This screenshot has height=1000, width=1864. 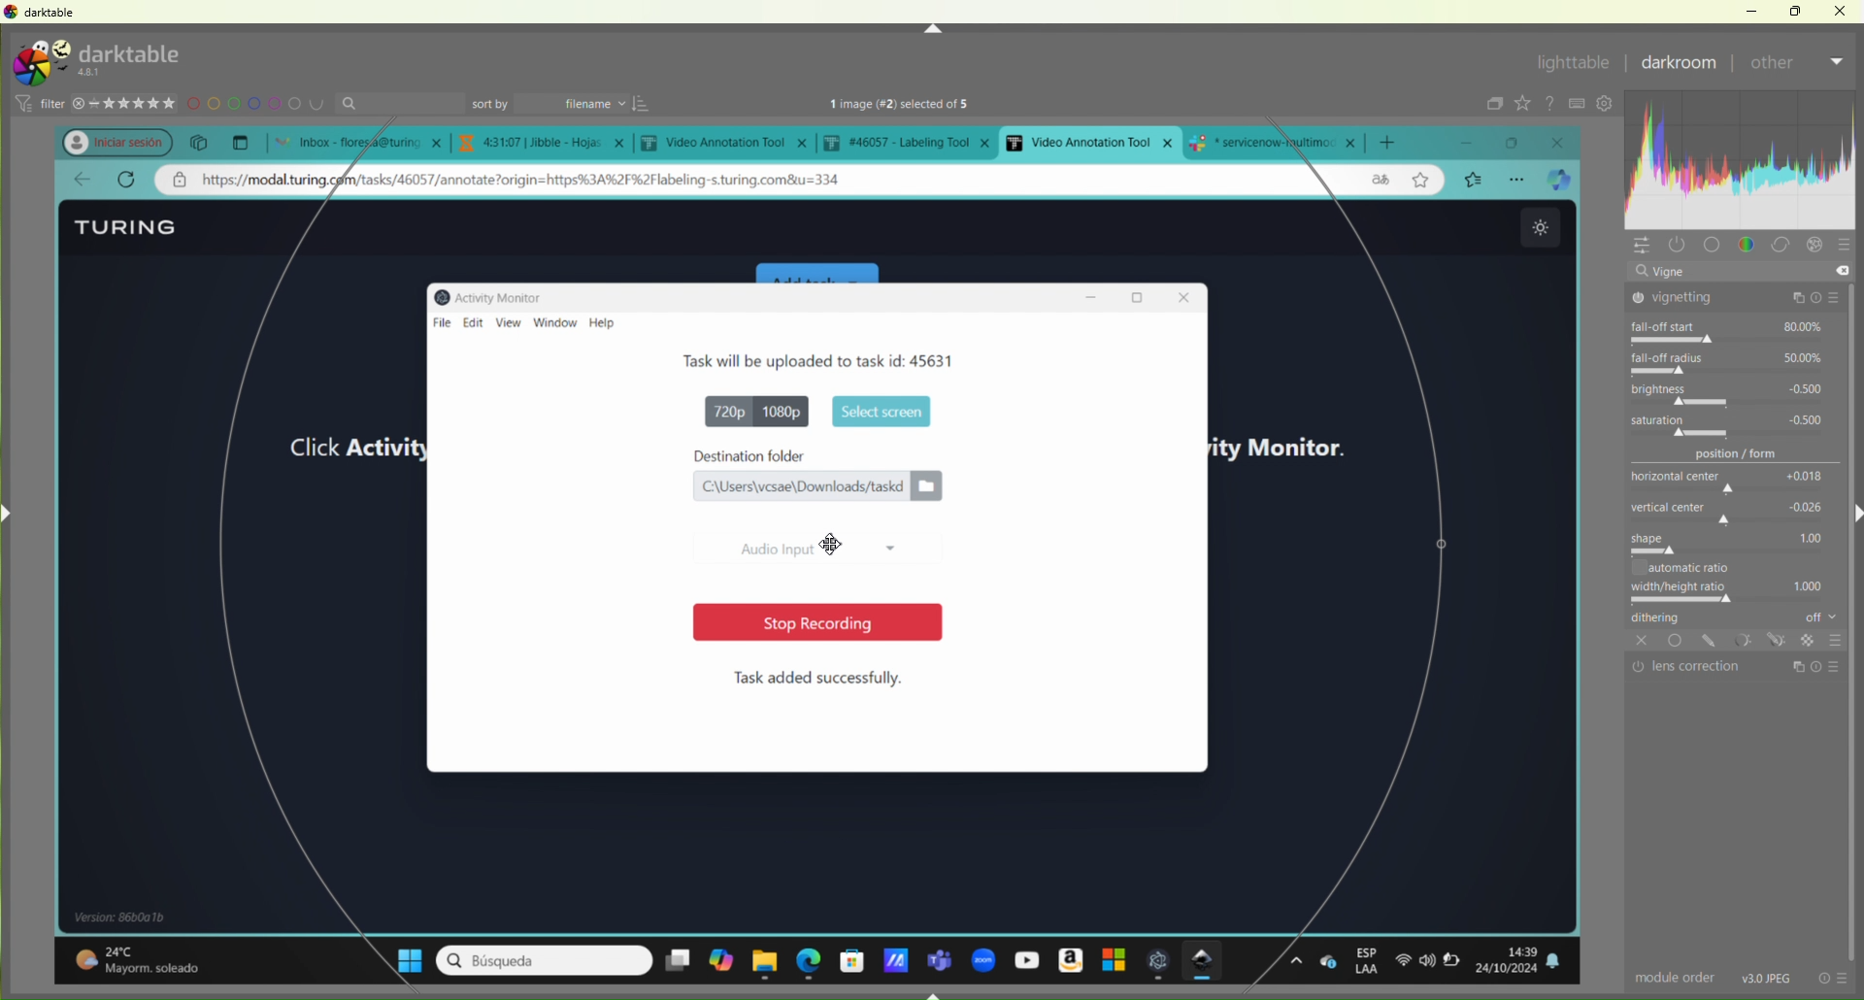 What do you see at coordinates (1761, 977) in the screenshot?
I see `v30 jpeg` at bounding box center [1761, 977].